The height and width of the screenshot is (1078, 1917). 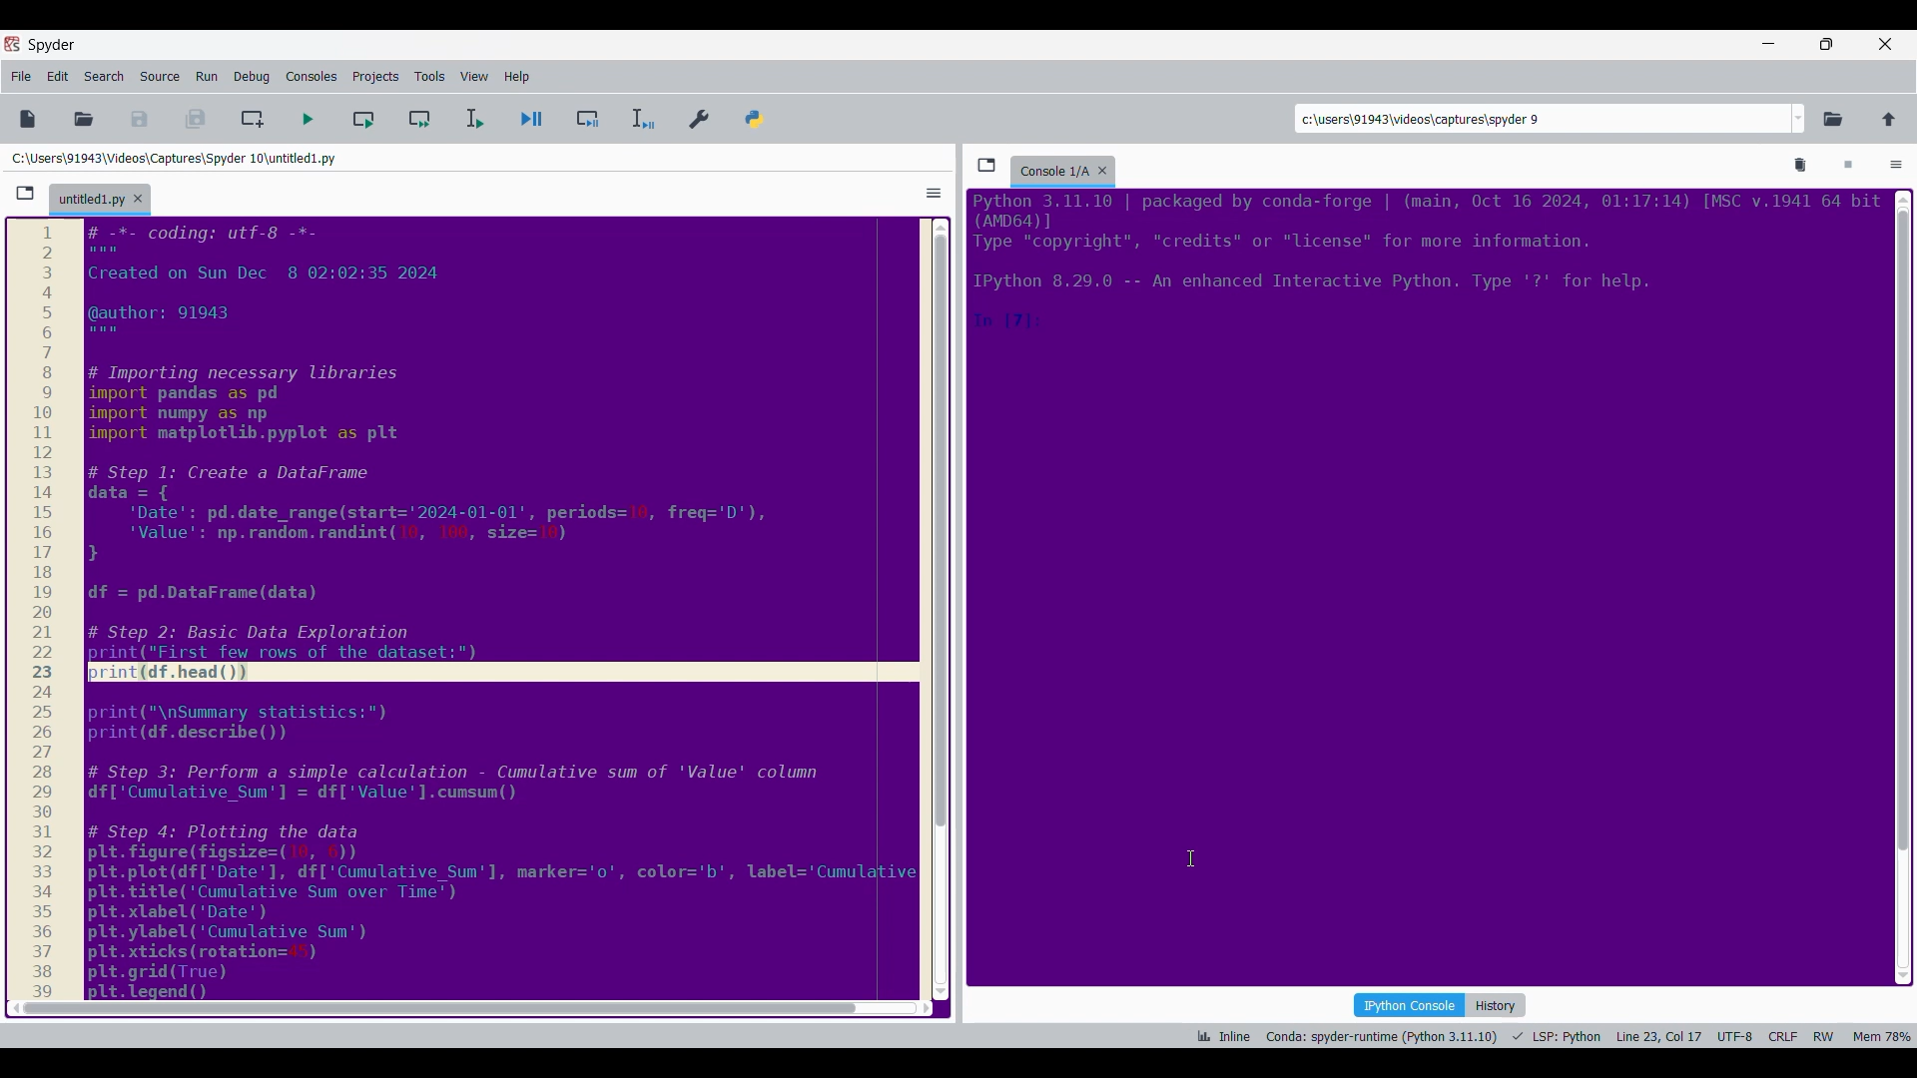 What do you see at coordinates (1889, 119) in the screenshot?
I see `Change to parent directory` at bounding box center [1889, 119].